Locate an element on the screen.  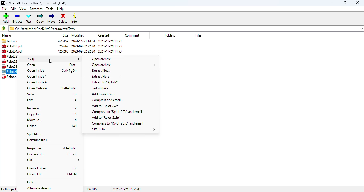
folders is located at coordinates (169, 35).